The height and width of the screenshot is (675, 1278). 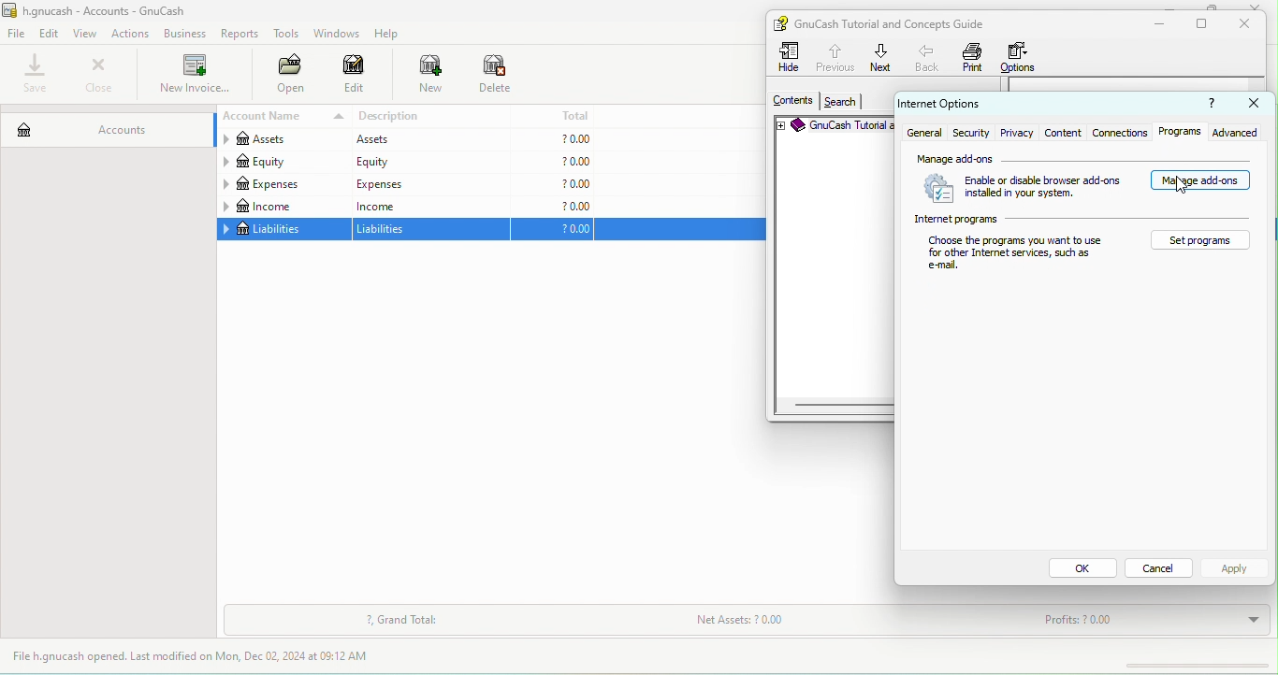 What do you see at coordinates (105, 125) in the screenshot?
I see `accounts` at bounding box center [105, 125].